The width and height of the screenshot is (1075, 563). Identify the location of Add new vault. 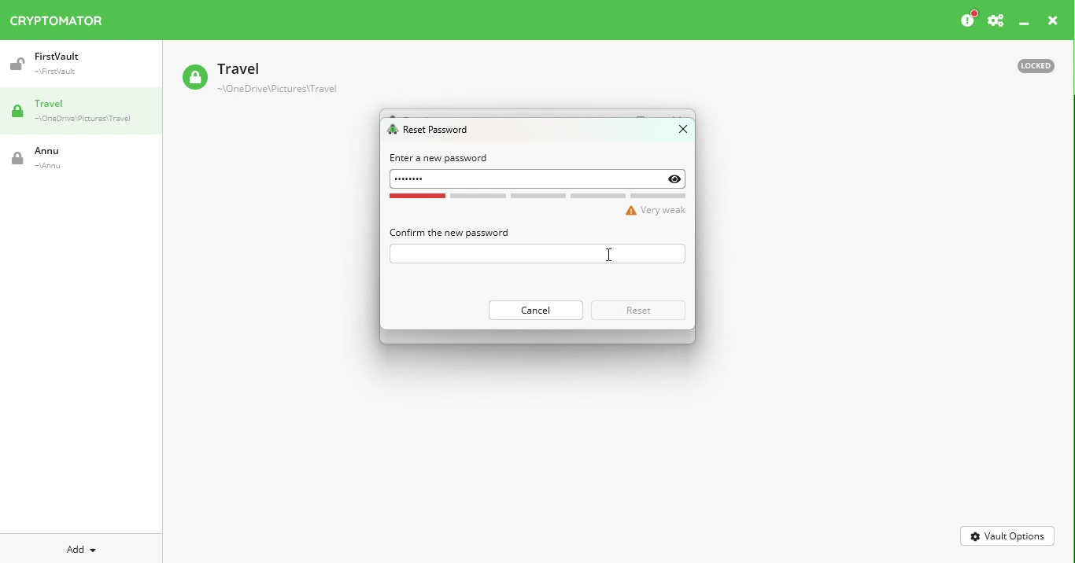
(82, 547).